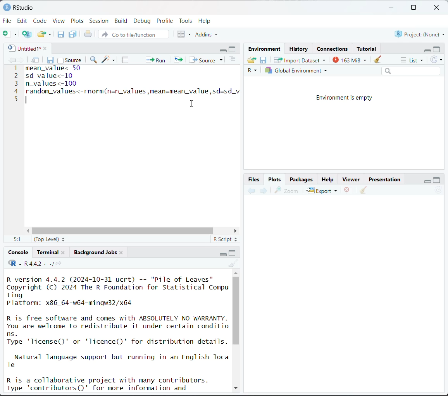  What do you see at coordinates (55, 69) in the screenshot?
I see `meanvalue<-50` at bounding box center [55, 69].